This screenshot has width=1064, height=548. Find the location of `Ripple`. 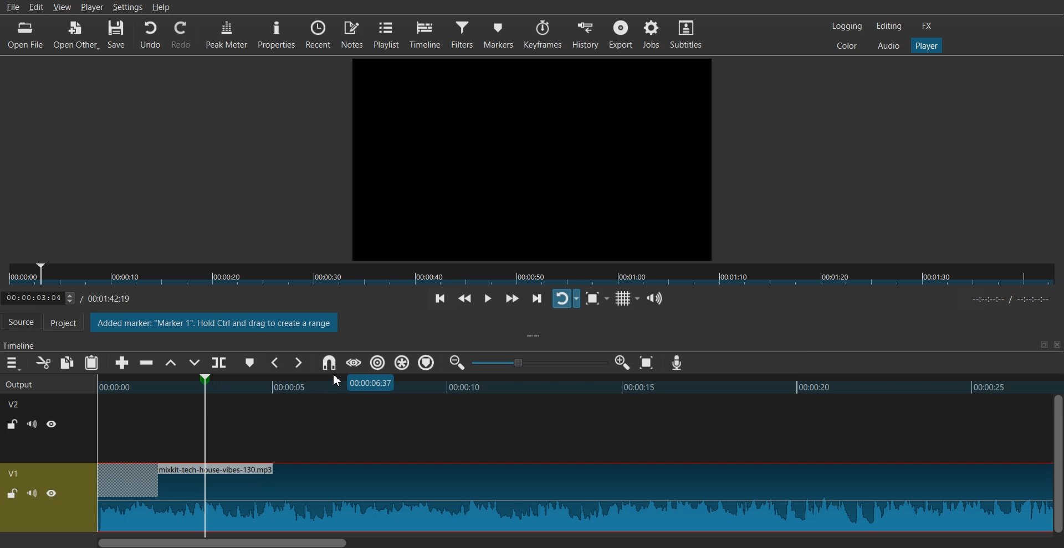

Ripple is located at coordinates (378, 363).